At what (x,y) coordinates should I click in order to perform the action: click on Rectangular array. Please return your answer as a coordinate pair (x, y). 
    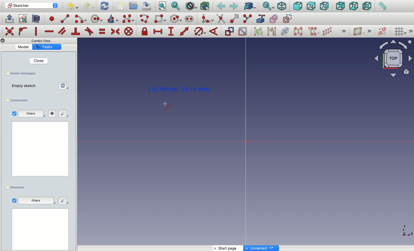
    Looking at the image, I should click on (328, 31).